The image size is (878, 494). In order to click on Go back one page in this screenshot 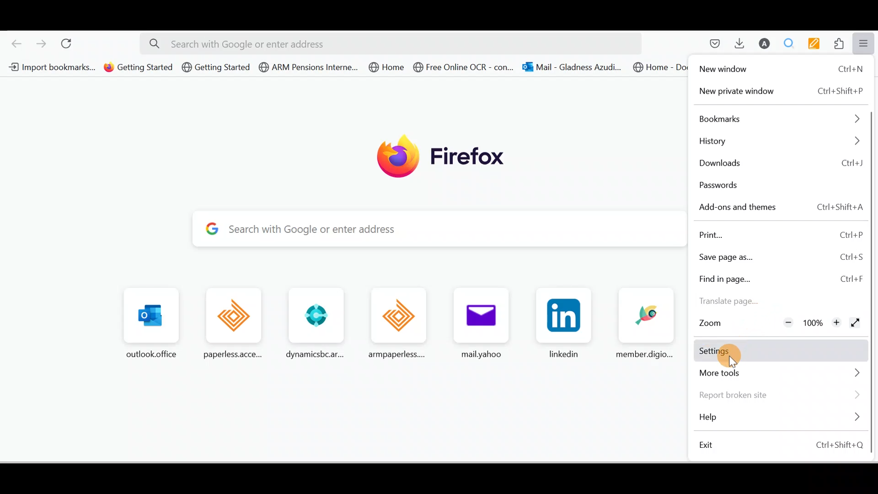, I will do `click(13, 41)`.